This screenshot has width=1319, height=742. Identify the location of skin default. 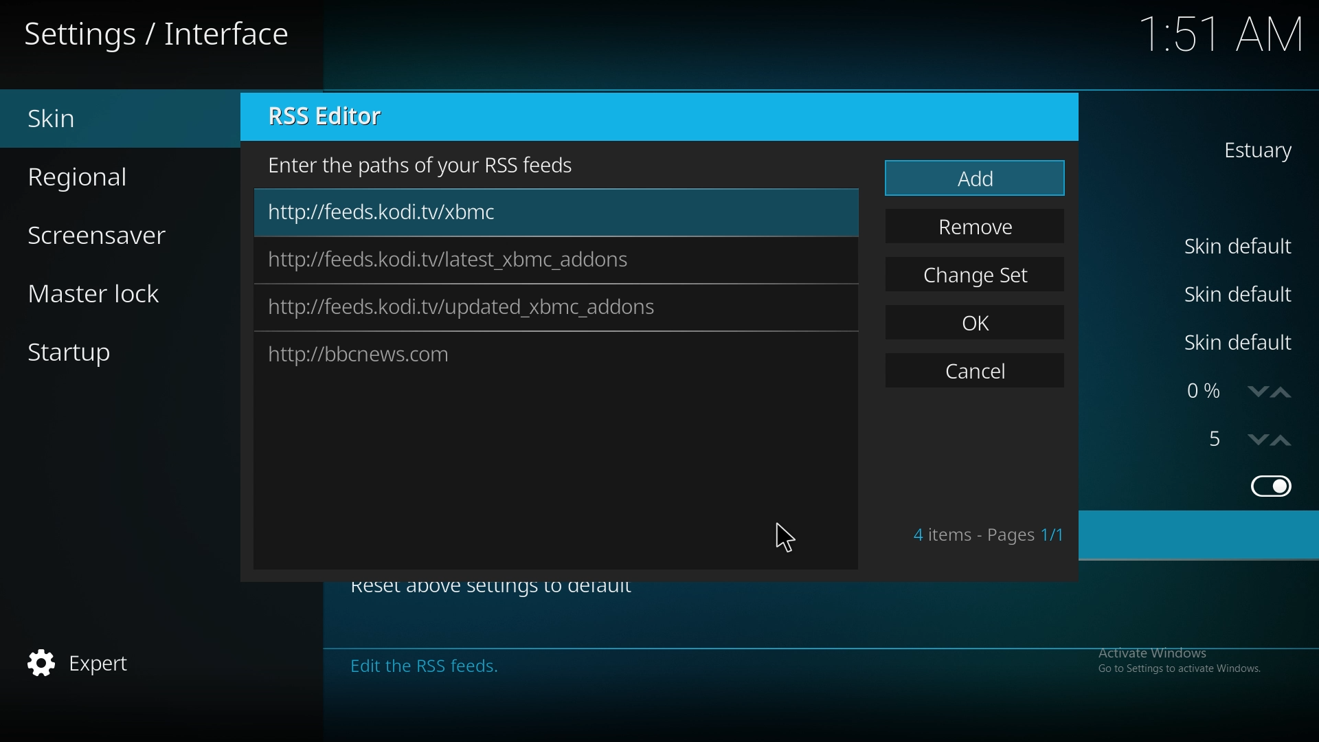
(1242, 246).